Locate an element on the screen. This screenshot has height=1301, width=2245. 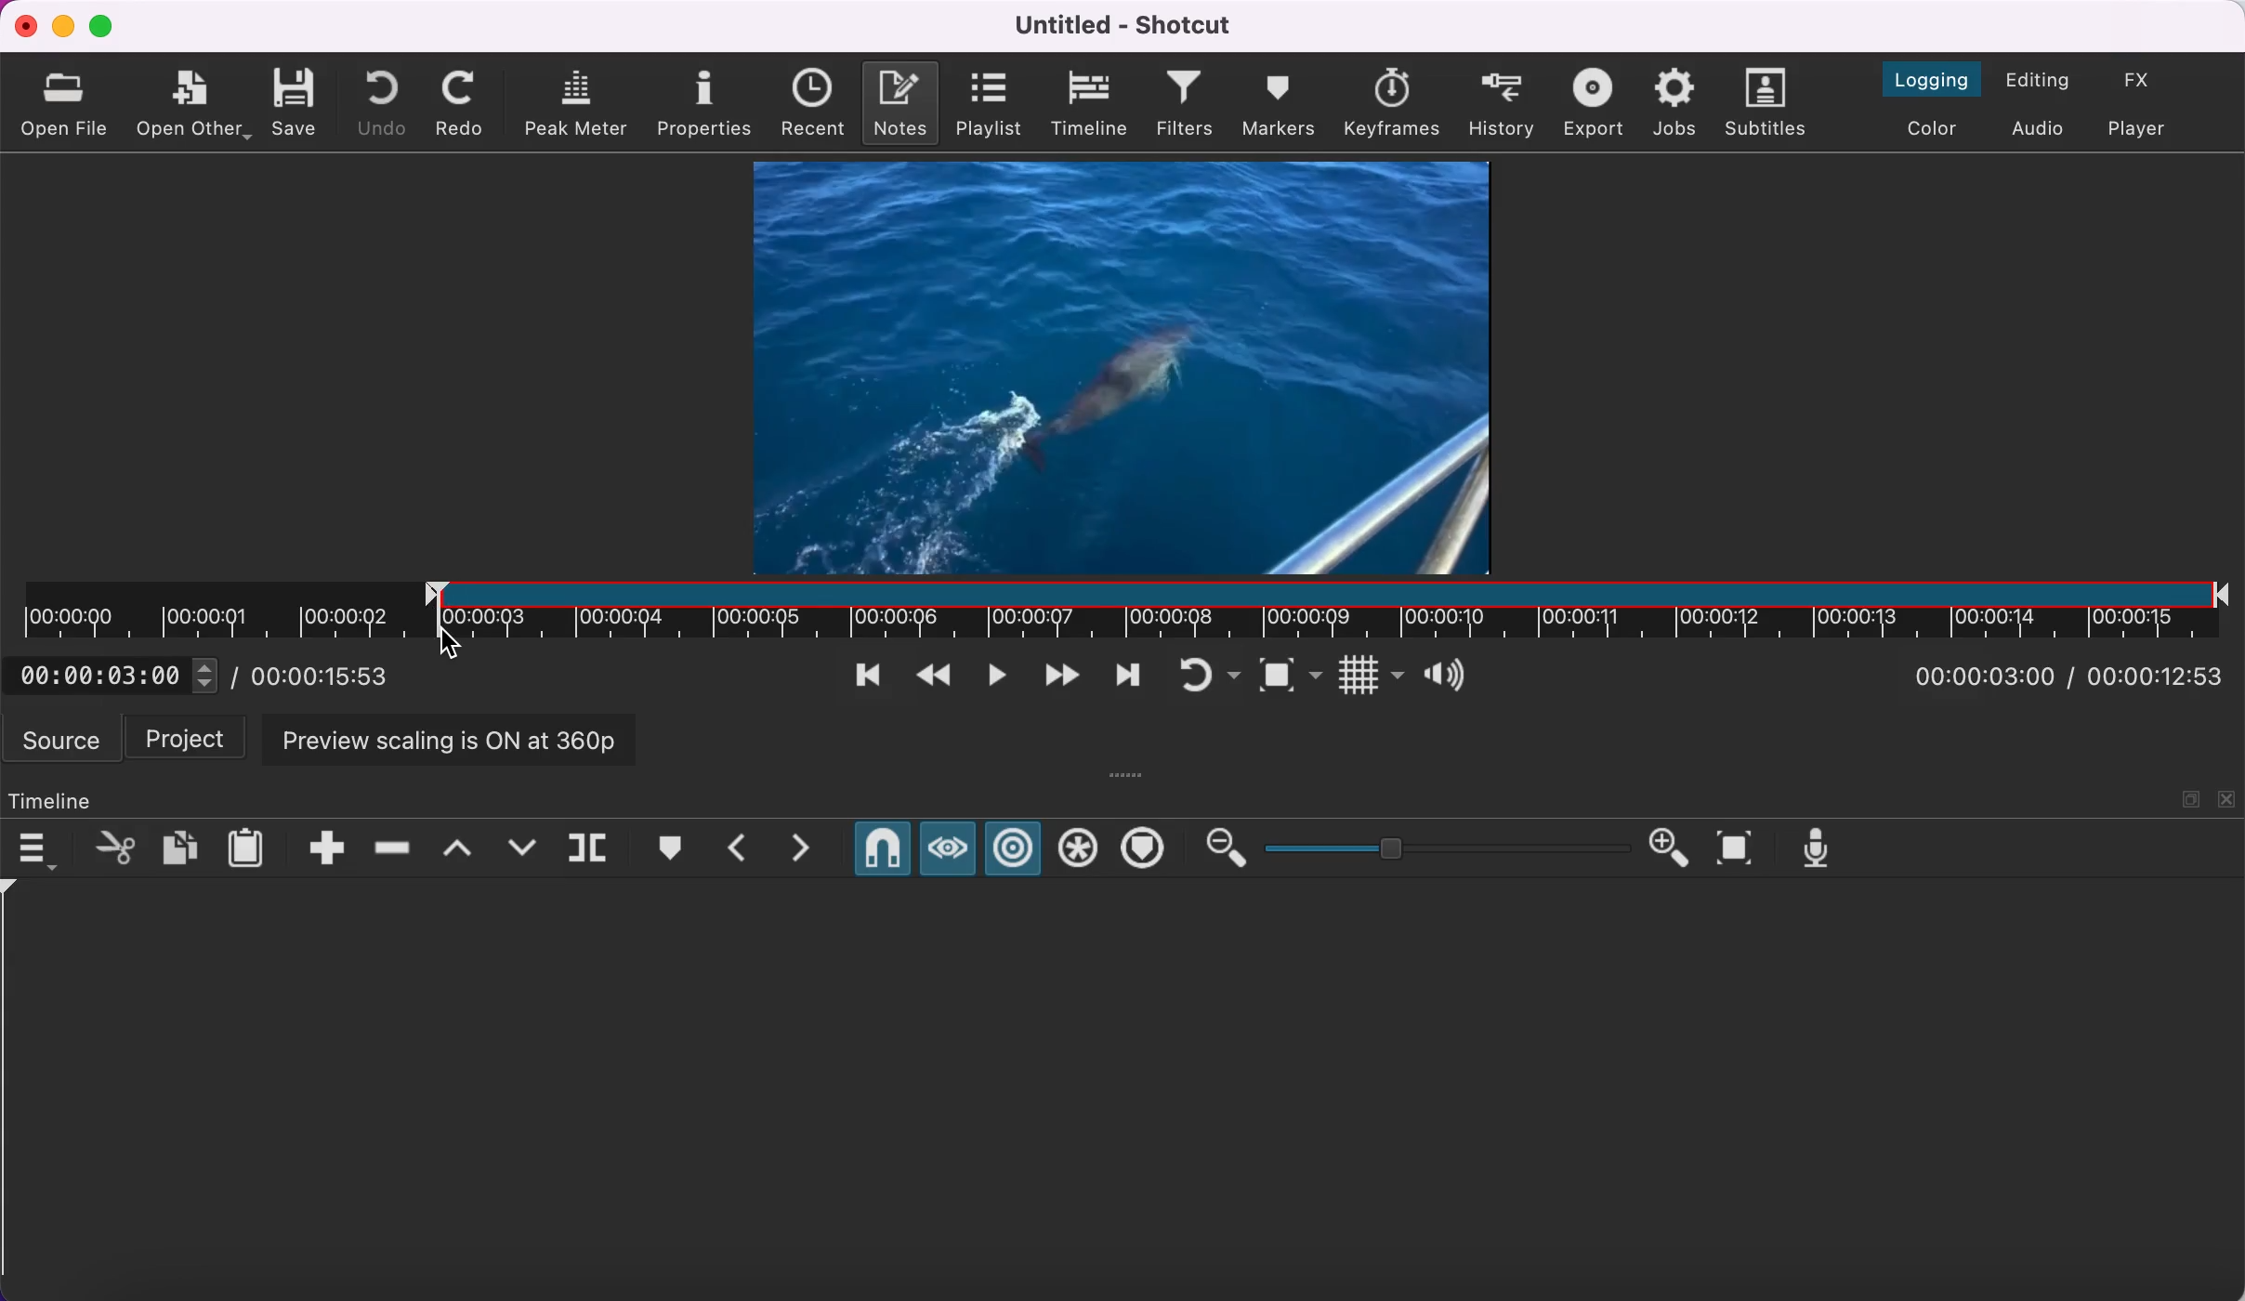
markers is located at coordinates (1279, 105).